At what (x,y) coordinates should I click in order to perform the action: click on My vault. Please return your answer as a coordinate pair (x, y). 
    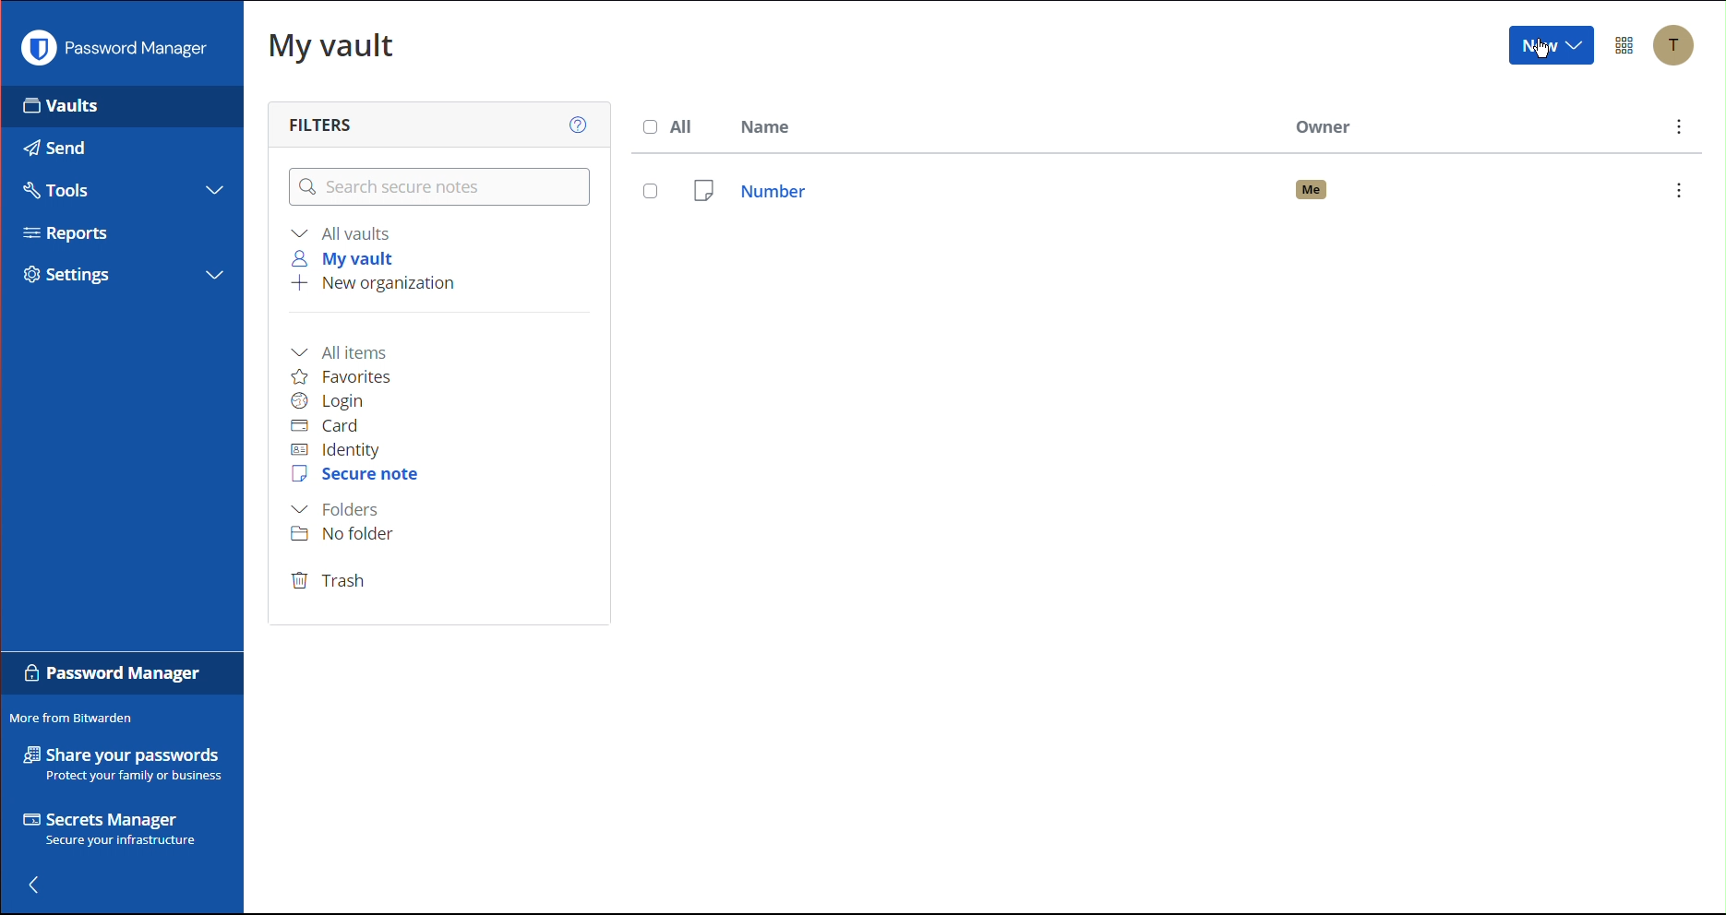
    Looking at the image, I should click on (348, 258).